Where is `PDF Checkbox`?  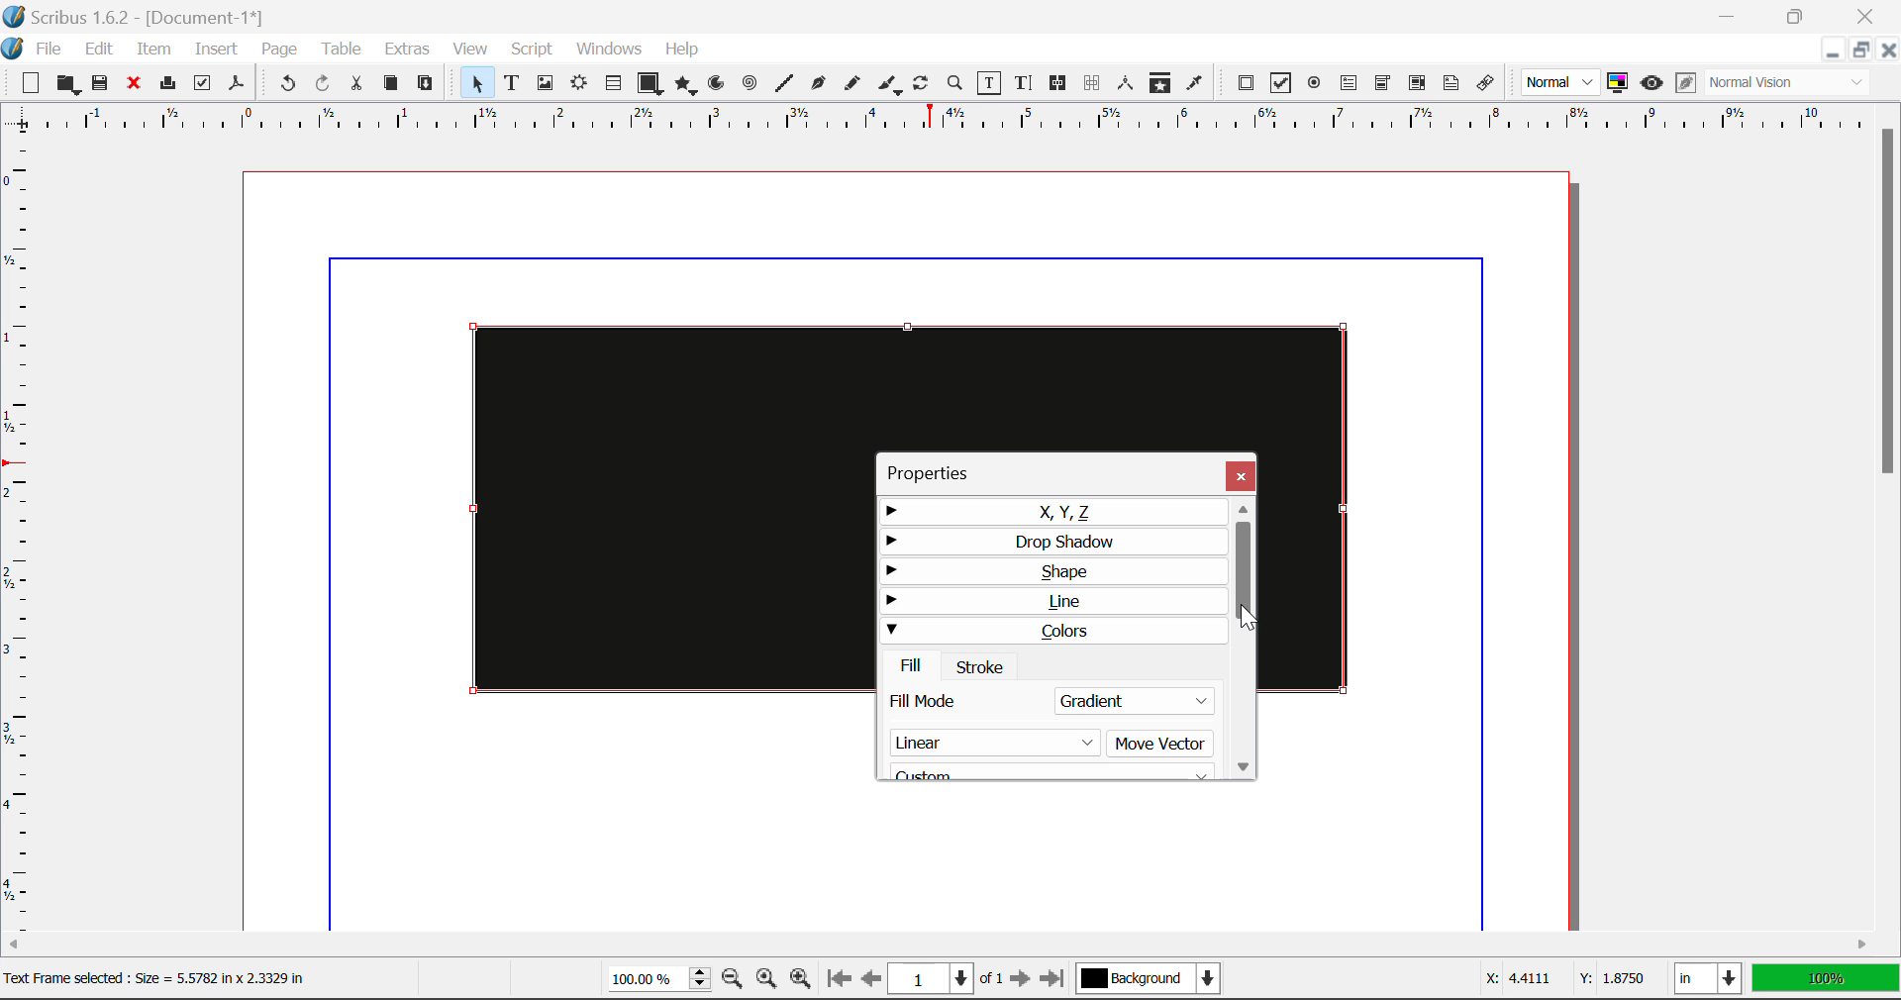
PDF Checkbox is located at coordinates (1279, 83).